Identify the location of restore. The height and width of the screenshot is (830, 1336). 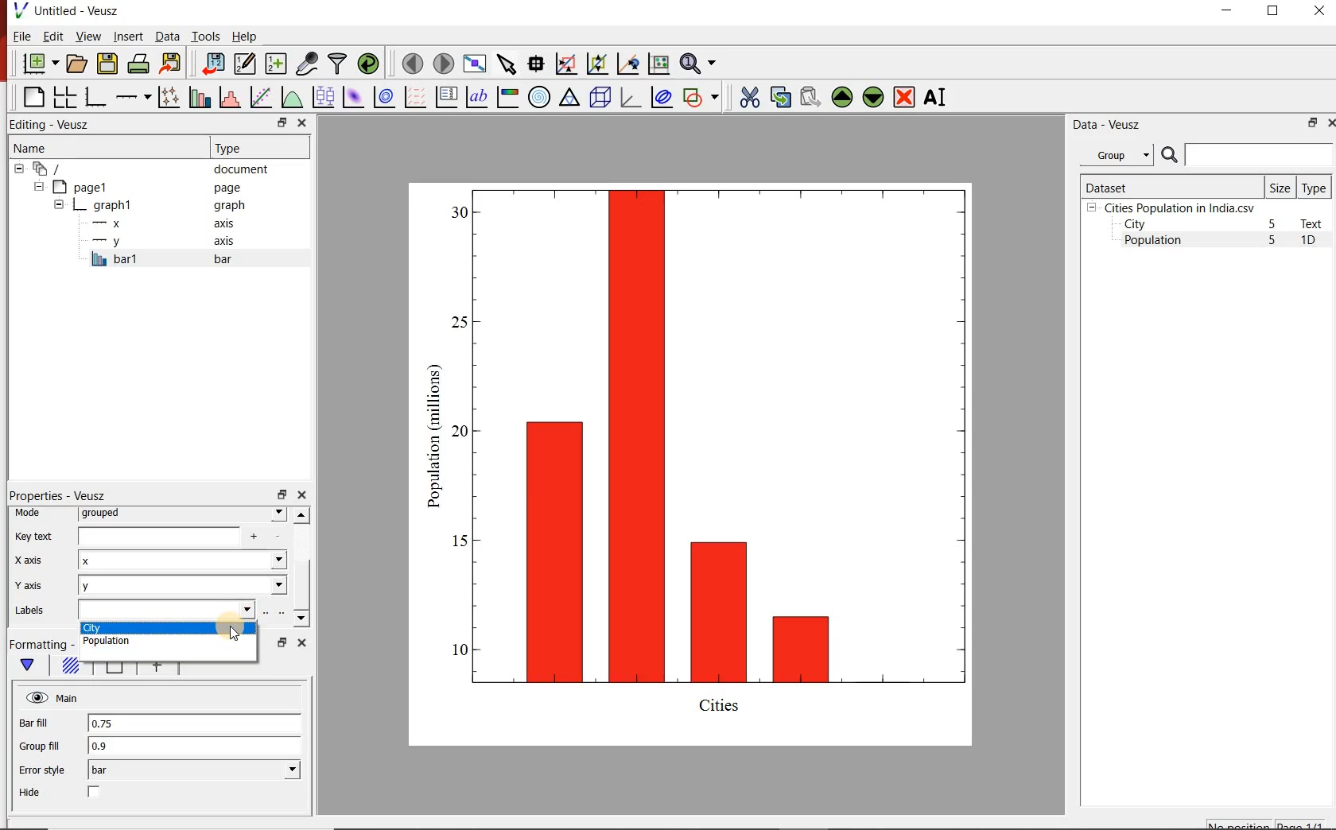
(1313, 122).